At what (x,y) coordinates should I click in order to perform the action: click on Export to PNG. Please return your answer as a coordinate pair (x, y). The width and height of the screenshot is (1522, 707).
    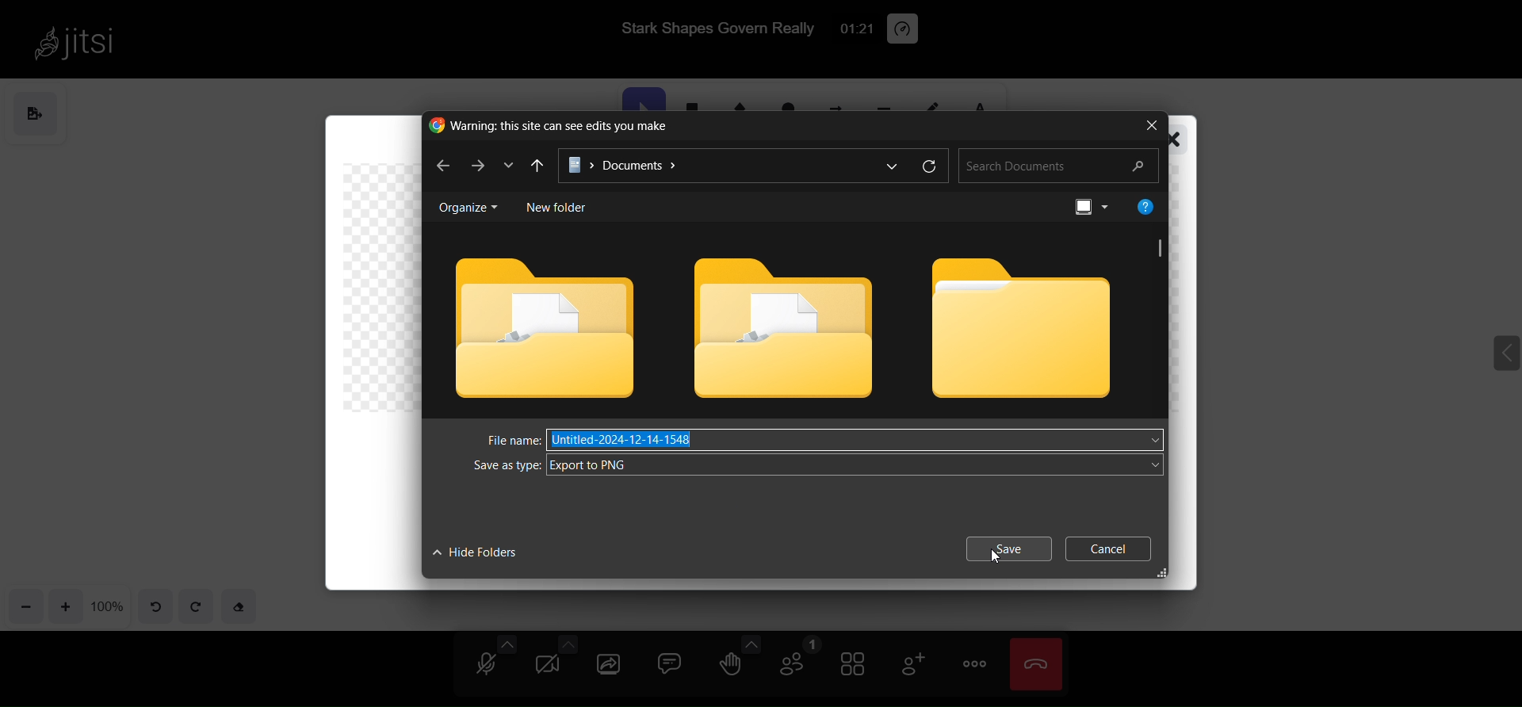
    Looking at the image, I should click on (591, 471).